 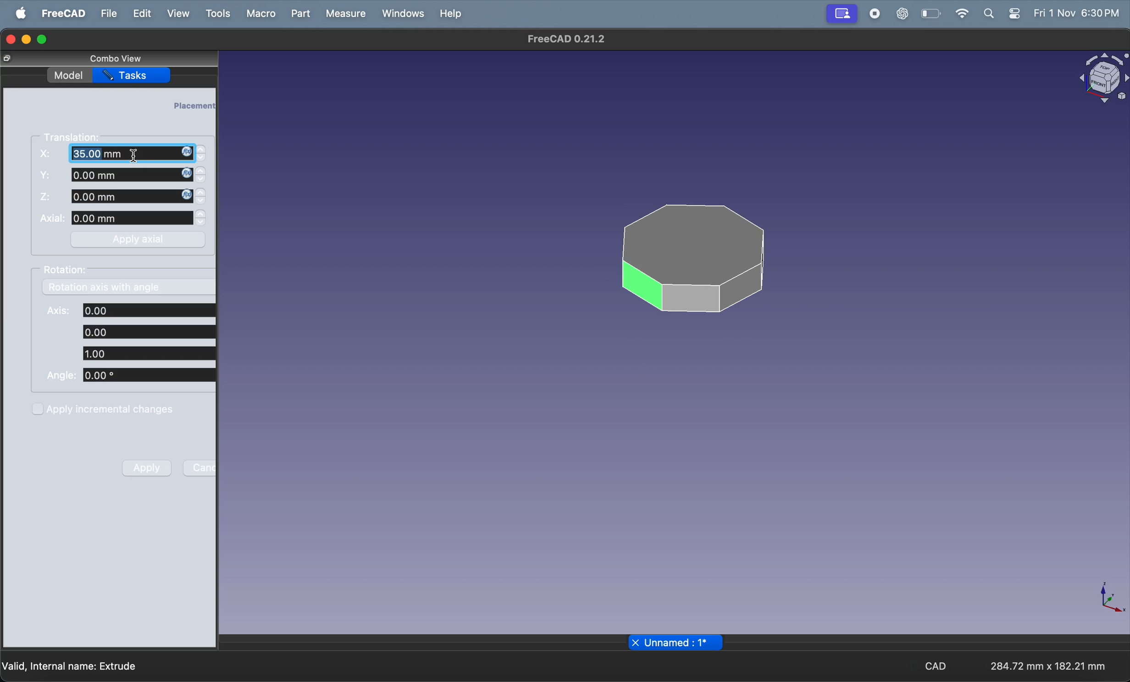 I want to click on X: 35.00 mm, so click(x=115, y=153).